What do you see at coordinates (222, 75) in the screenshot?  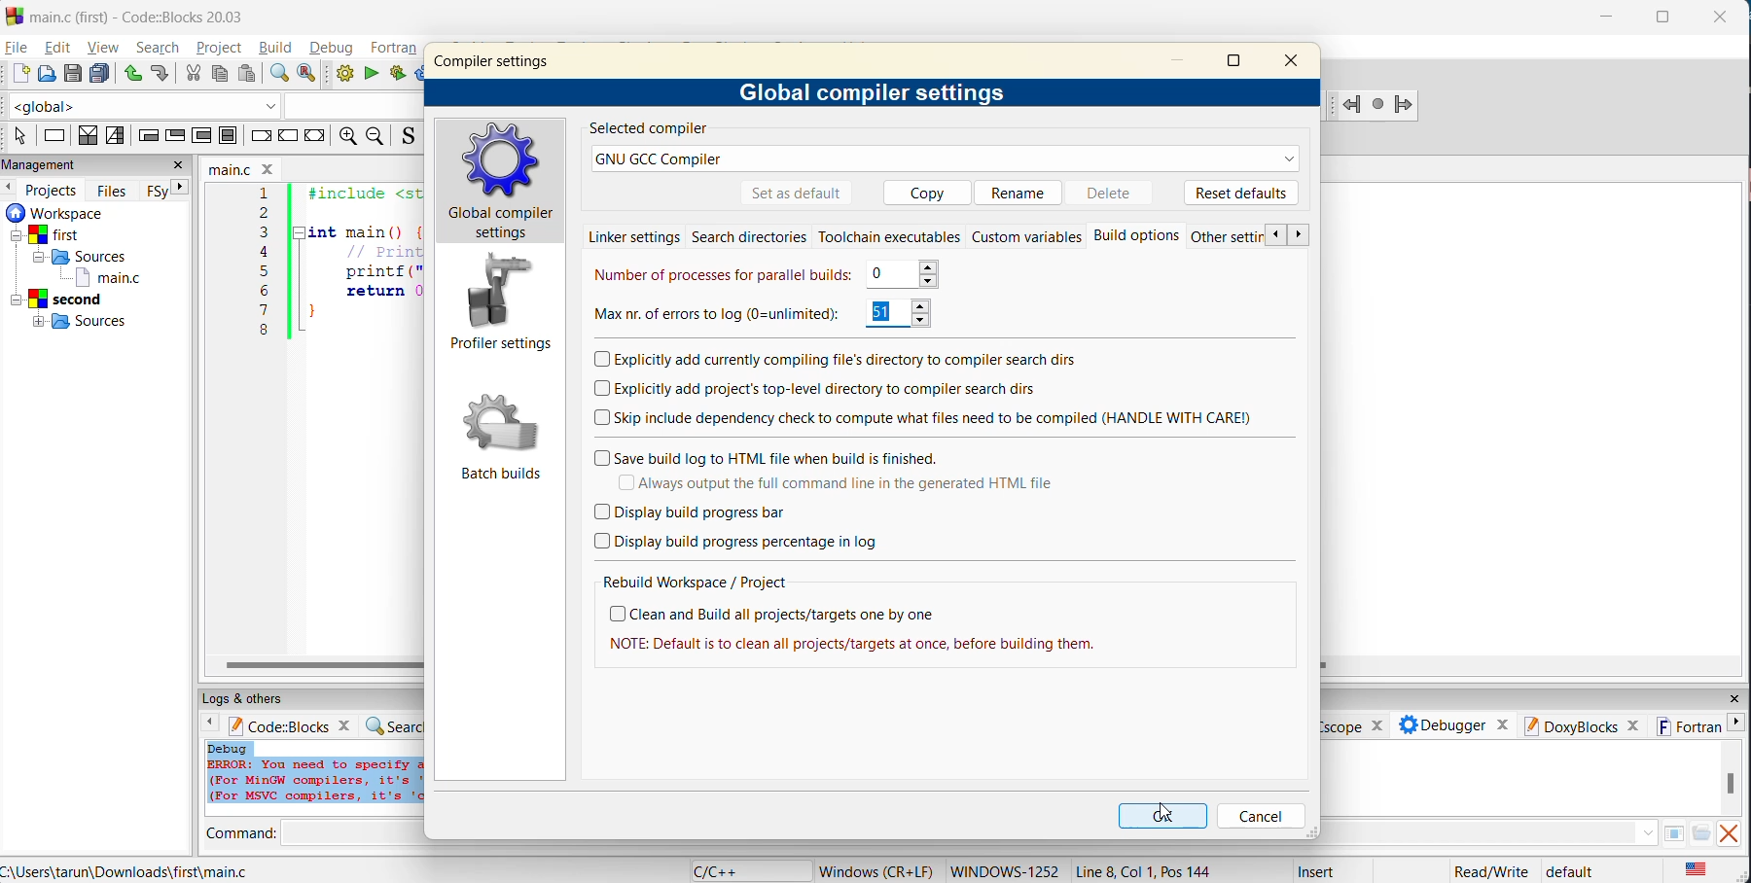 I see `copy` at bounding box center [222, 75].